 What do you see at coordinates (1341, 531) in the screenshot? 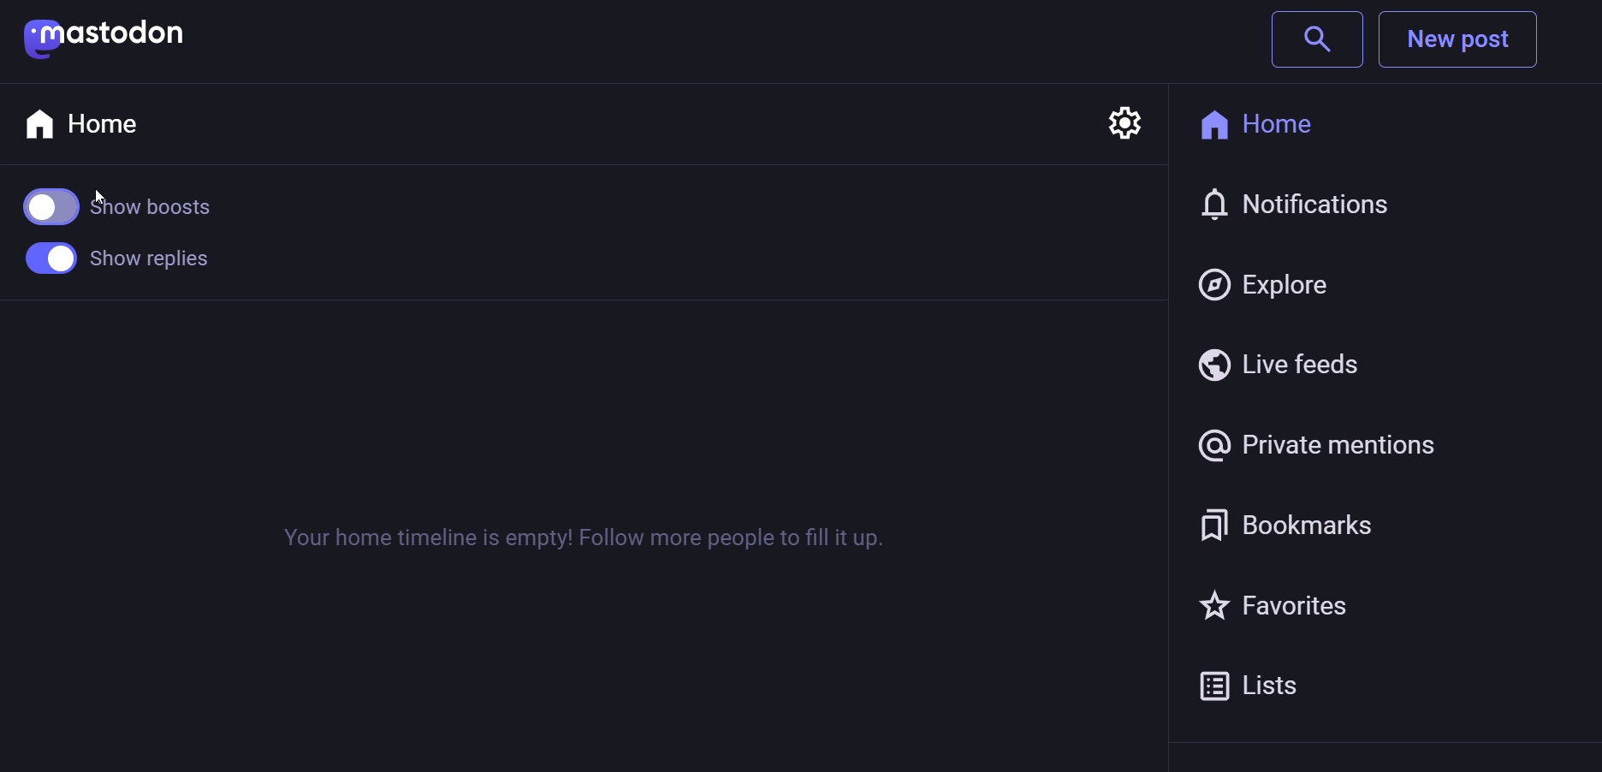
I see `Bookmark` at bounding box center [1341, 531].